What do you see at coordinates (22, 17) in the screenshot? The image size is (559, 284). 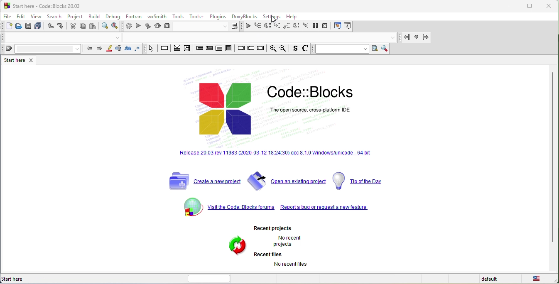 I see `edit` at bounding box center [22, 17].